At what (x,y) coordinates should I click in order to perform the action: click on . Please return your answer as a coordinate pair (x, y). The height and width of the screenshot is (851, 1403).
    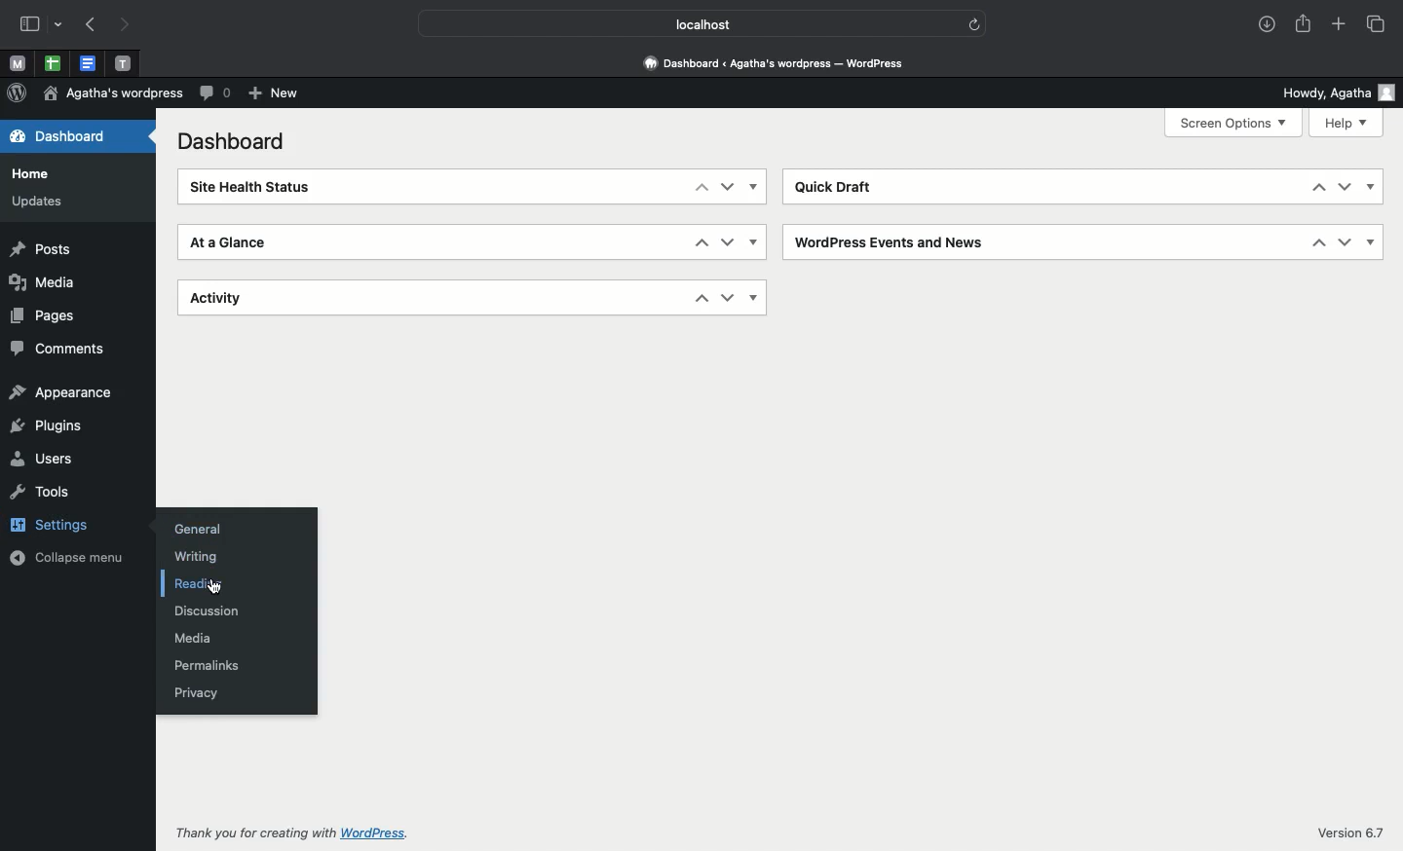
    Looking at the image, I should click on (973, 25).